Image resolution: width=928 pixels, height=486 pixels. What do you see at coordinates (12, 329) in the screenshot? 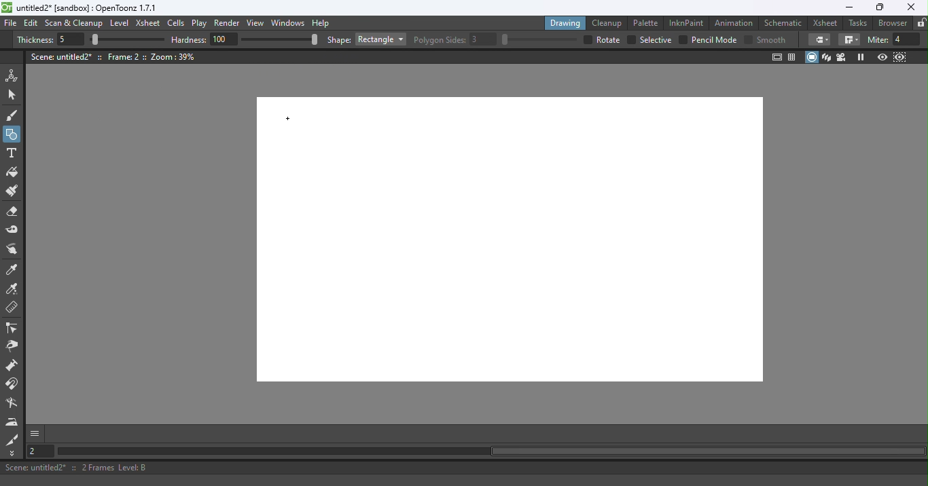
I see `Control point editor tool` at bounding box center [12, 329].